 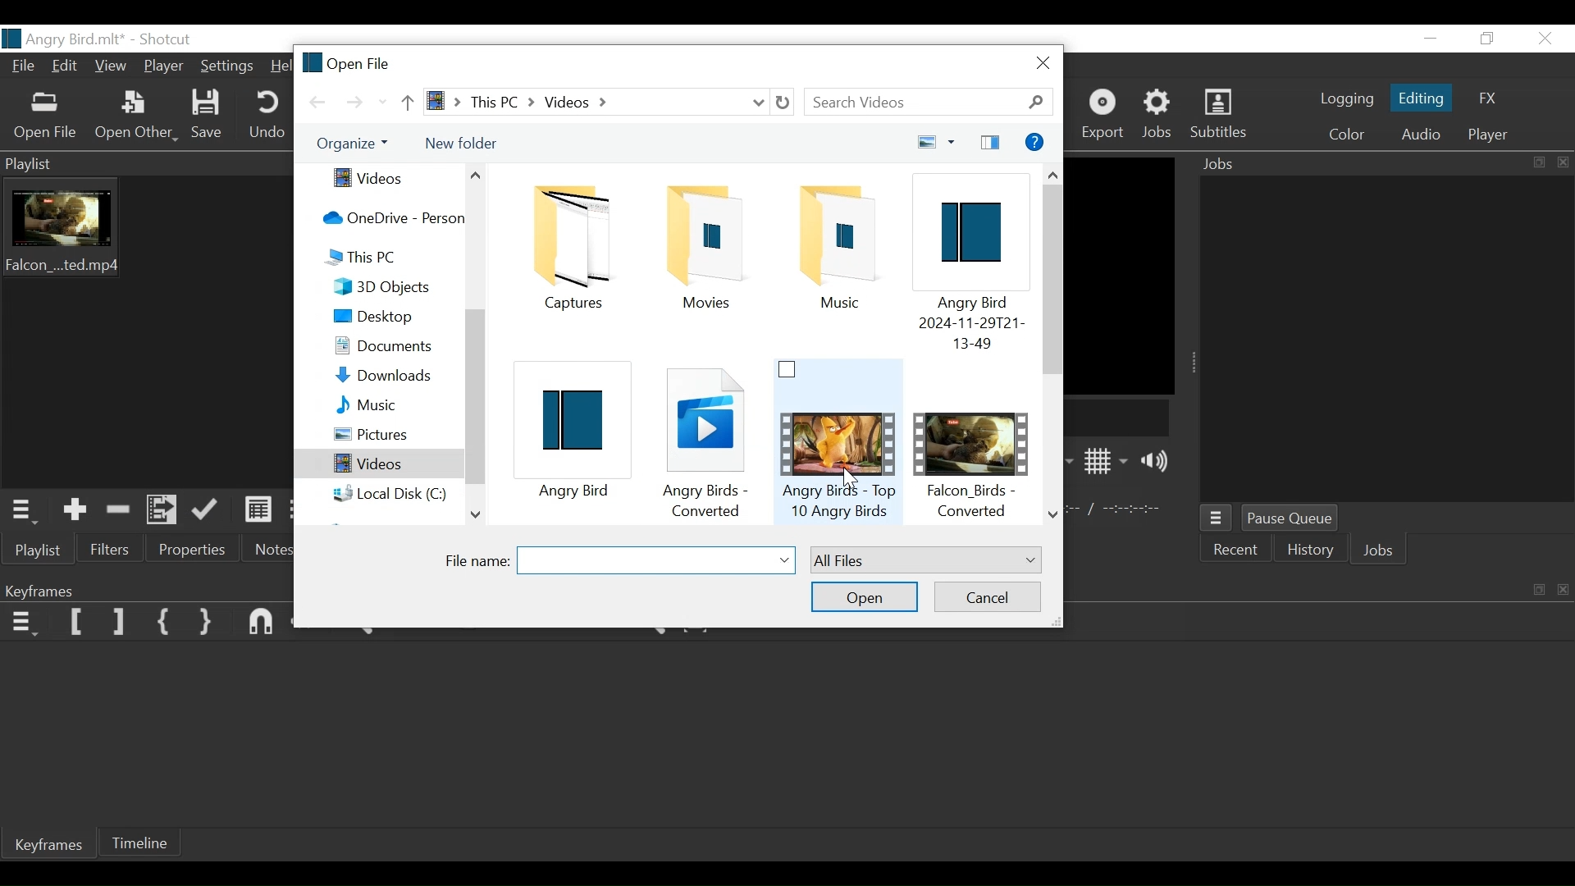 I want to click on Show your preview pane, so click(x=988, y=142).